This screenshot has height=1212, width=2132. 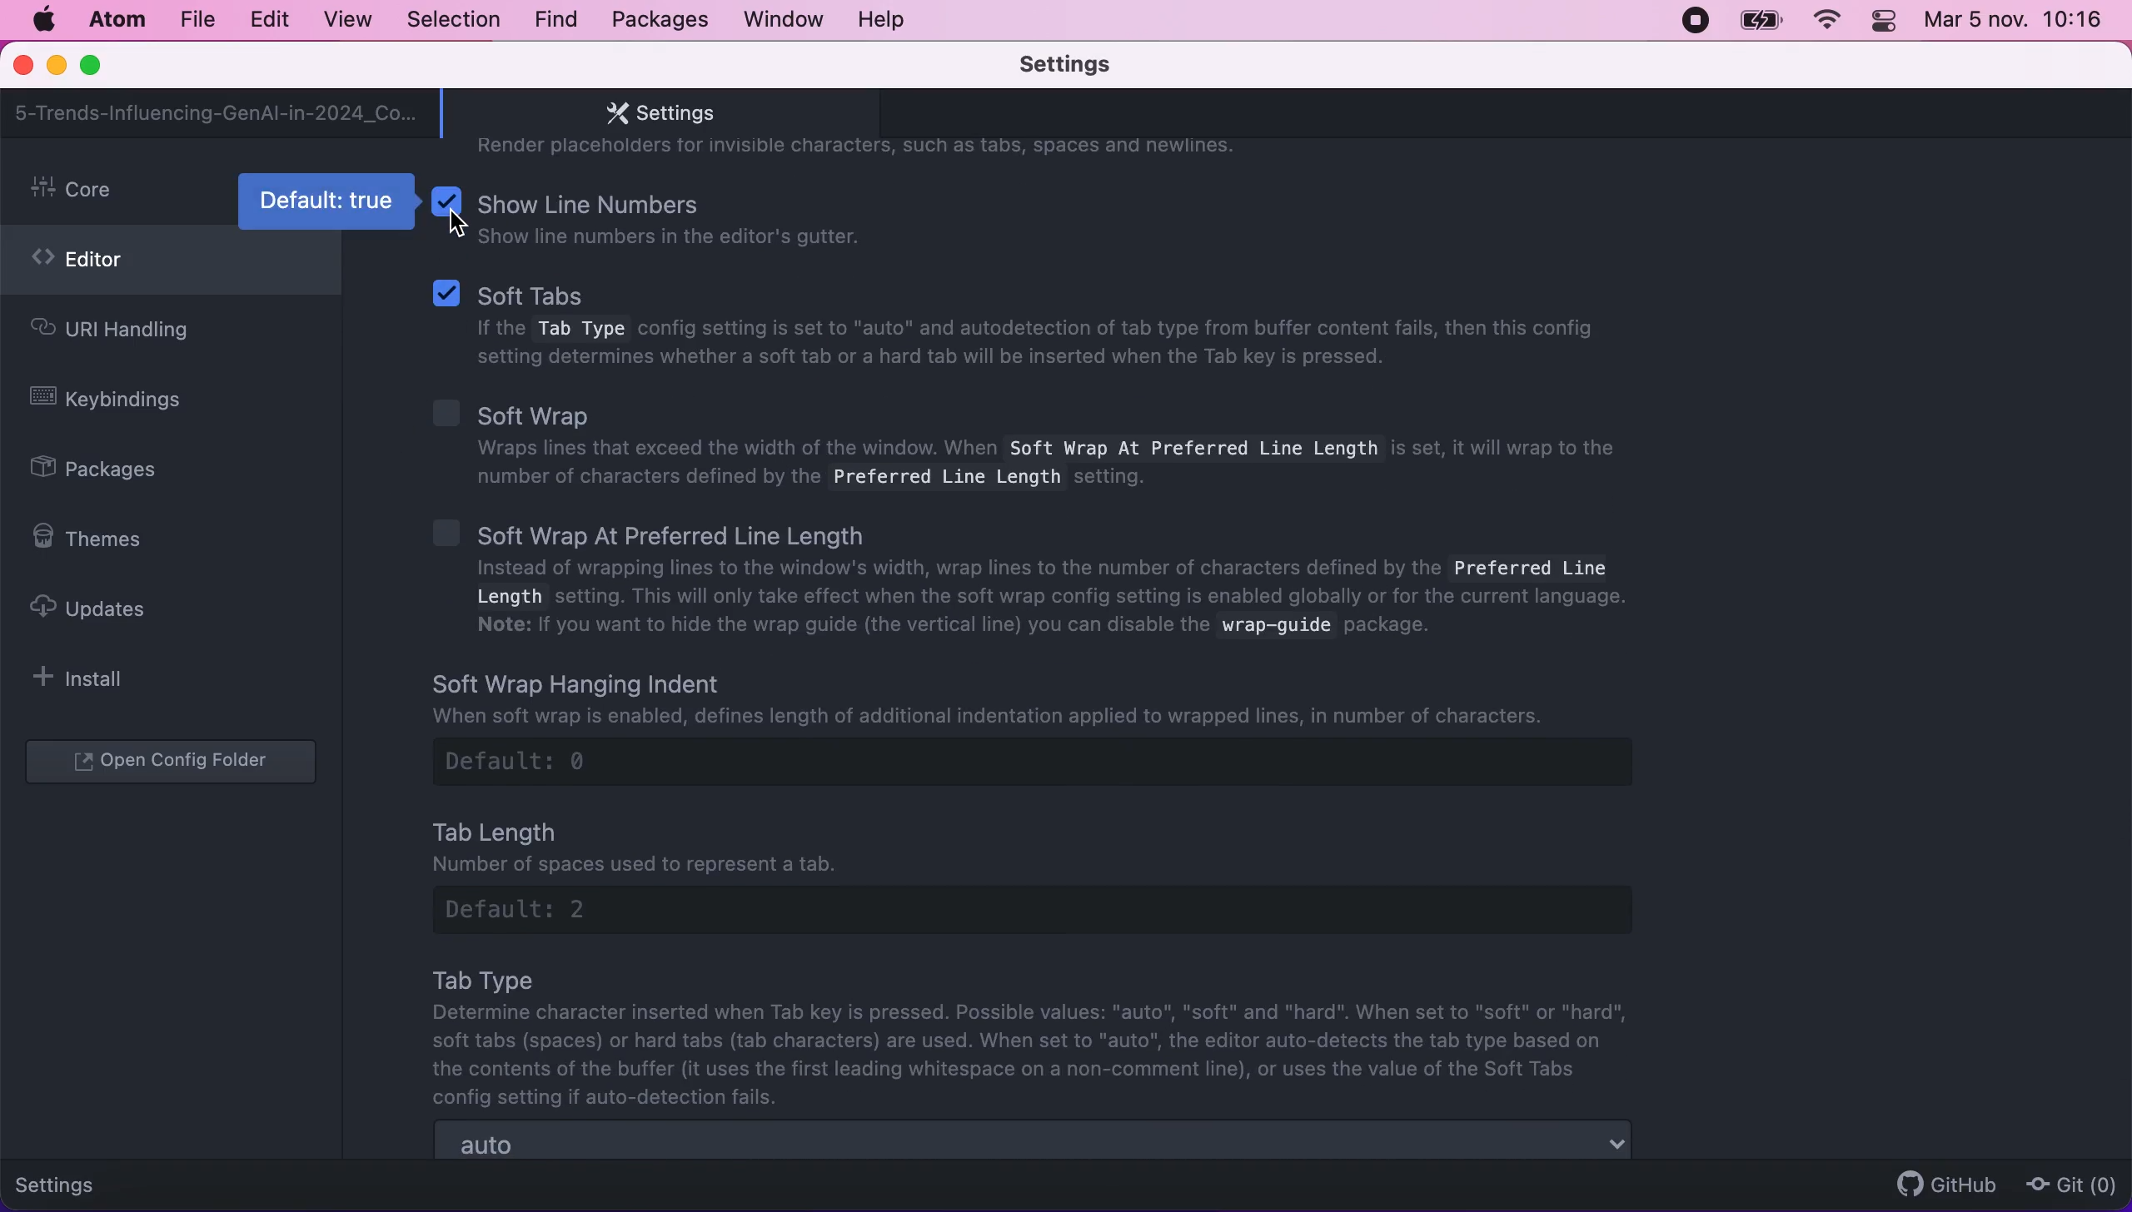 I want to click on control panel, so click(x=1885, y=23).